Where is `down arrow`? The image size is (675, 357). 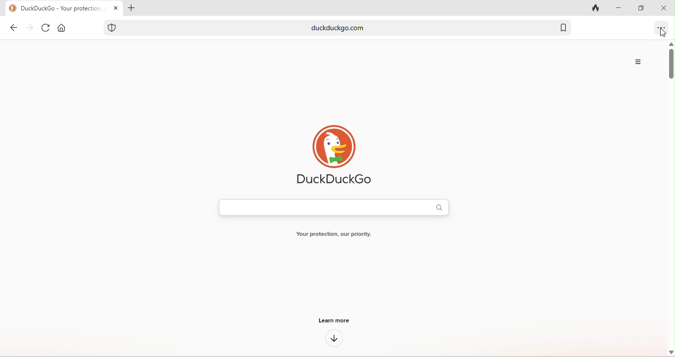
down arrow is located at coordinates (335, 336).